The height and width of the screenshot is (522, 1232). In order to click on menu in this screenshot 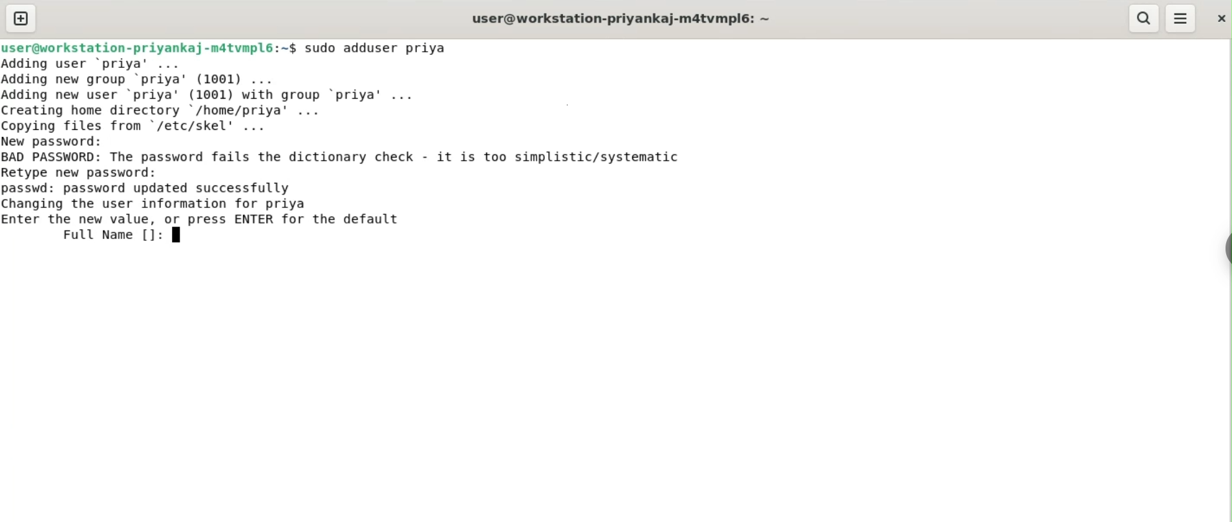, I will do `click(1182, 19)`.